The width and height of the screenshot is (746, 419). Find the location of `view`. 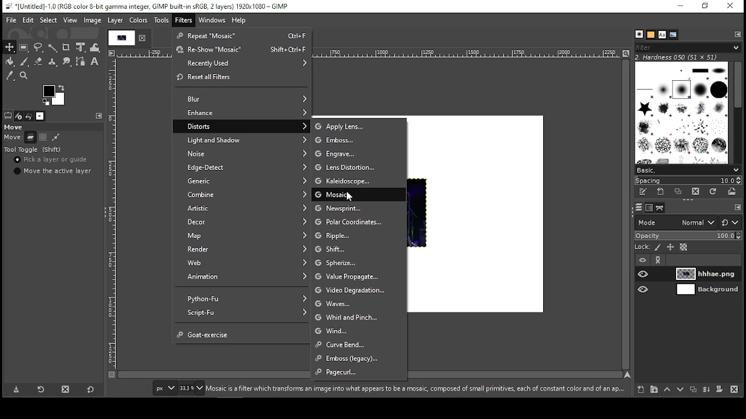

view is located at coordinates (71, 20).